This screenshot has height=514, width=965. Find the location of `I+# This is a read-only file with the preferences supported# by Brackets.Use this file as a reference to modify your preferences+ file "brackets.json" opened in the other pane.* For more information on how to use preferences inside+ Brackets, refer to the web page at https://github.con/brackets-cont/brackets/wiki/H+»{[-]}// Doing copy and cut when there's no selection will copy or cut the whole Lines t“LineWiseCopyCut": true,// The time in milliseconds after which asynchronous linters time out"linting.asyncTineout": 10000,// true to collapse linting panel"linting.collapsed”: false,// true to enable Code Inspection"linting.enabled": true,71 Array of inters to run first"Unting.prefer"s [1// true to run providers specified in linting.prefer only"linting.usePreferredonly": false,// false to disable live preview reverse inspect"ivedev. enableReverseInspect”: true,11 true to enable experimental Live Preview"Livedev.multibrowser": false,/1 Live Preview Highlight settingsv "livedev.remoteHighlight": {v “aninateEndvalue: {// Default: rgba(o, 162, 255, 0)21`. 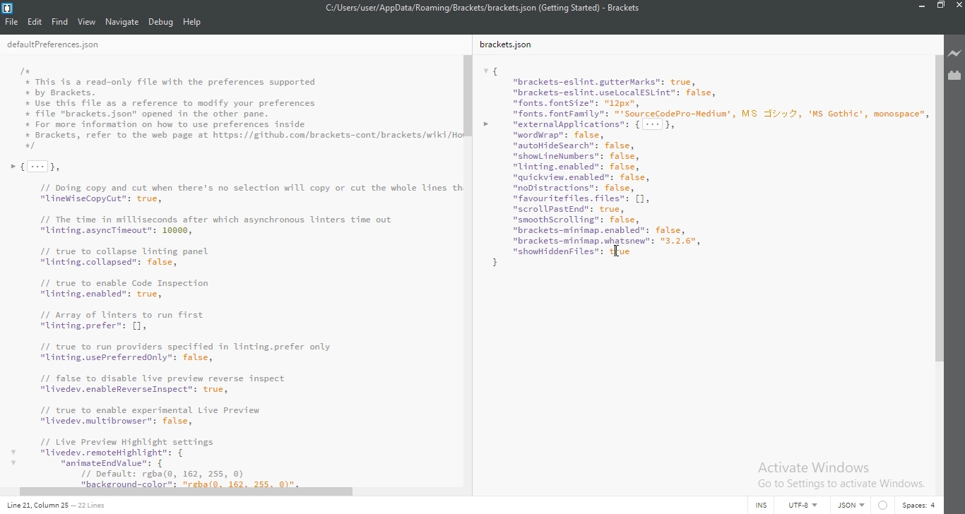

I+# This is a read-only file with the preferences supported# by Brackets.Use this file as a reference to modify your preferences+ file "brackets.json" opened in the other pane.* For more information on how to use preferences inside+ Brackets, refer to the web page at https://github.con/brackets-cont/brackets/wiki/H+»{[-]}// Doing copy and cut when there's no selection will copy or cut the whole Lines t“LineWiseCopyCut": true,// The time in milliseconds after which asynchronous linters time out"linting.asyncTineout": 10000,// true to collapse linting panel"linting.collapsed”: false,// true to enable Code Inspection"linting.enabled": true,71 Array of inters to run first"Unting.prefer"s [1// true to run providers specified in linting.prefer only"linting.usePreferredonly": false,// false to disable live preview reverse inspect"ivedev. enableReverseInspect”: true,11 true to enable experimental Live Preview"Livedev.multibrowser": false,/1 Live Preview Highlight settingsv "livedev.remoteHighlight": {v “aninateEndvalue: {// Default: rgba(o, 162, 255, 0)21 is located at coordinates (231, 272).